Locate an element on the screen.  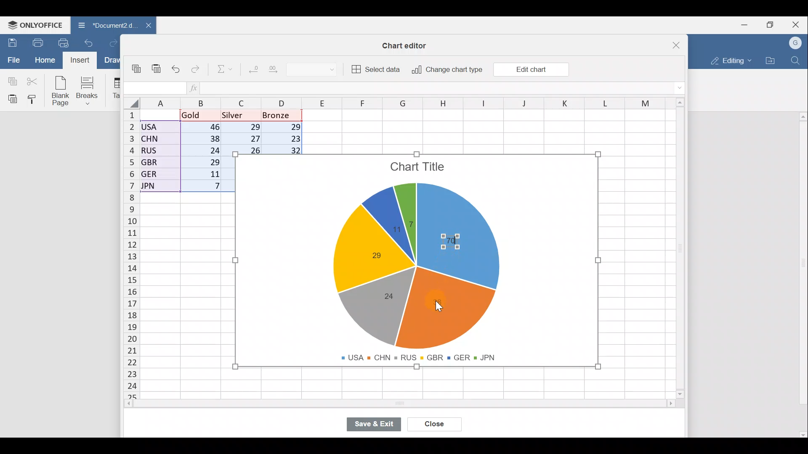
Copy is located at coordinates (138, 70).